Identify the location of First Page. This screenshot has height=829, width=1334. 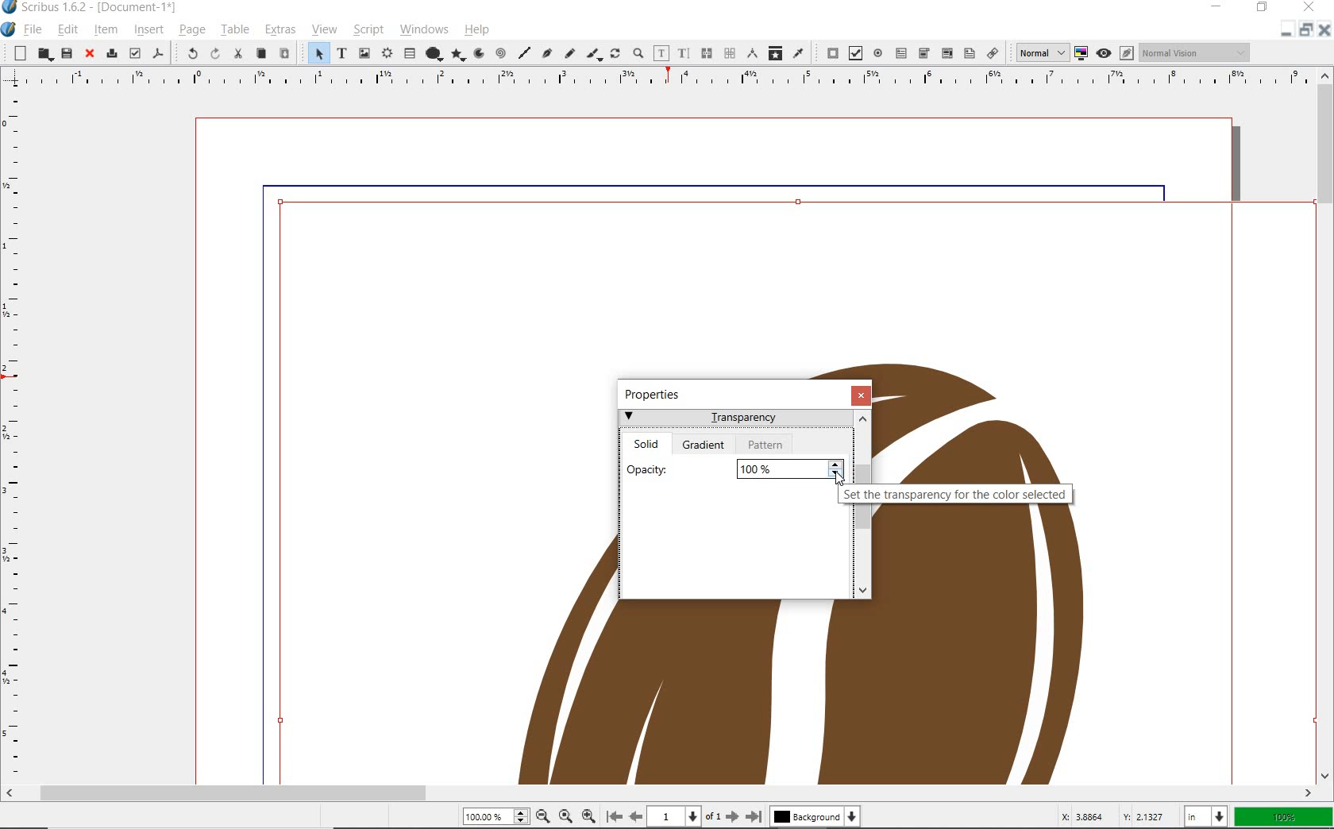
(614, 816).